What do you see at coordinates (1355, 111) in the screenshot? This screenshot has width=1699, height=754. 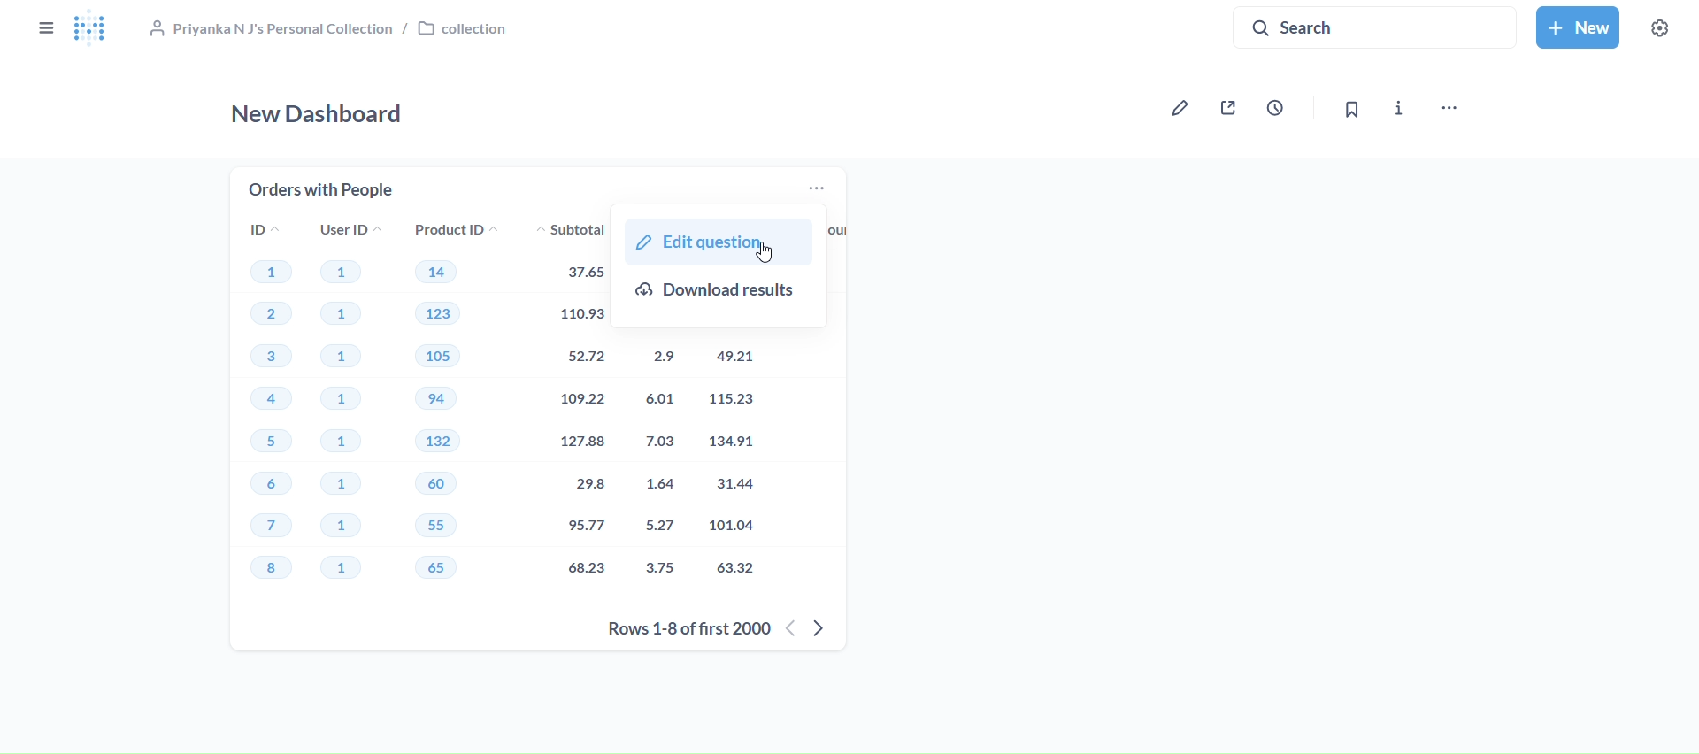 I see `bookmark` at bounding box center [1355, 111].